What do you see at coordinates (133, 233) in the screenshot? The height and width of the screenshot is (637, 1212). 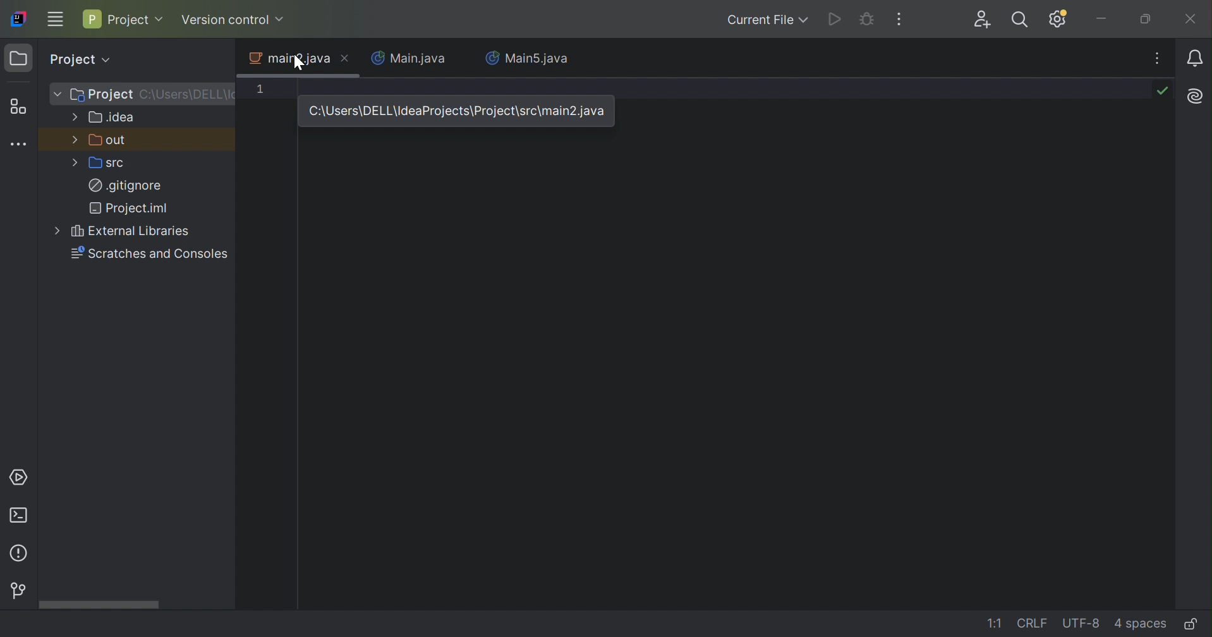 I see `External Libraries` at bounding box center [133, 233].